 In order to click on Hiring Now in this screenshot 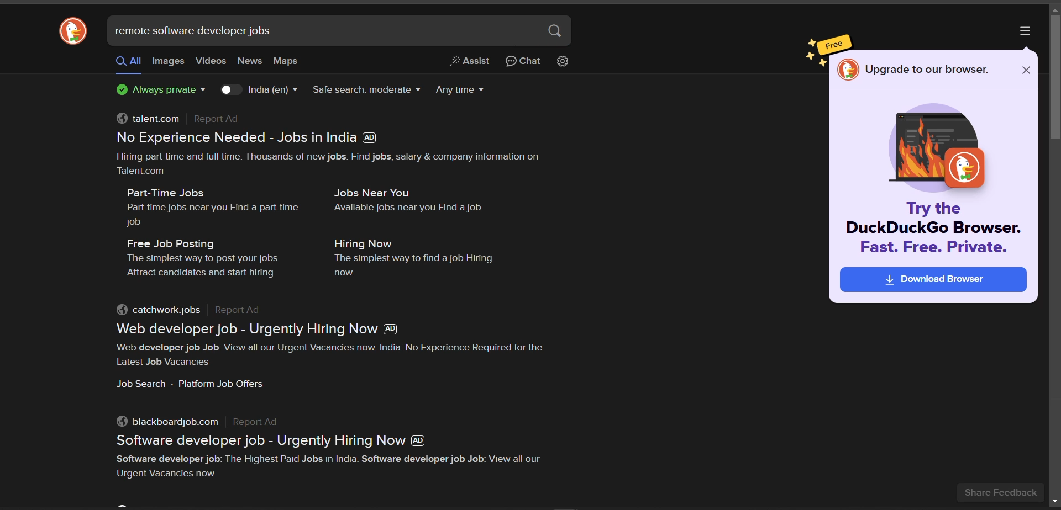, I will do `click(364, 243)`.